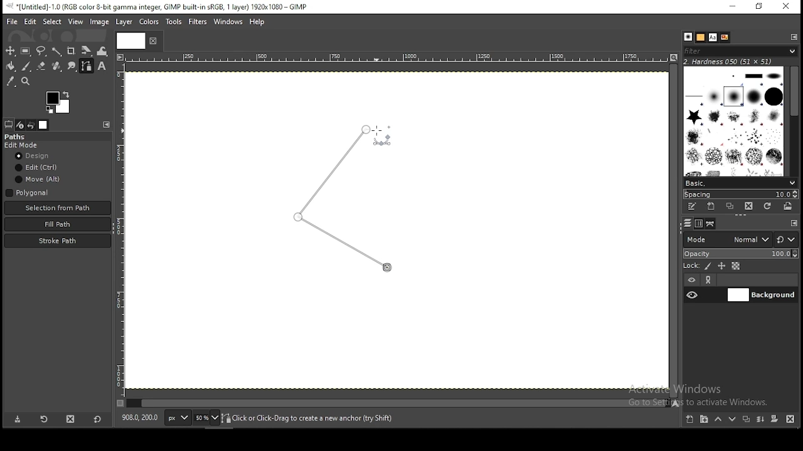 The image size is (803, 451). Describe the element at coordinates (737, 266) in the screenshot. I see `lock alpha channel` at that location.